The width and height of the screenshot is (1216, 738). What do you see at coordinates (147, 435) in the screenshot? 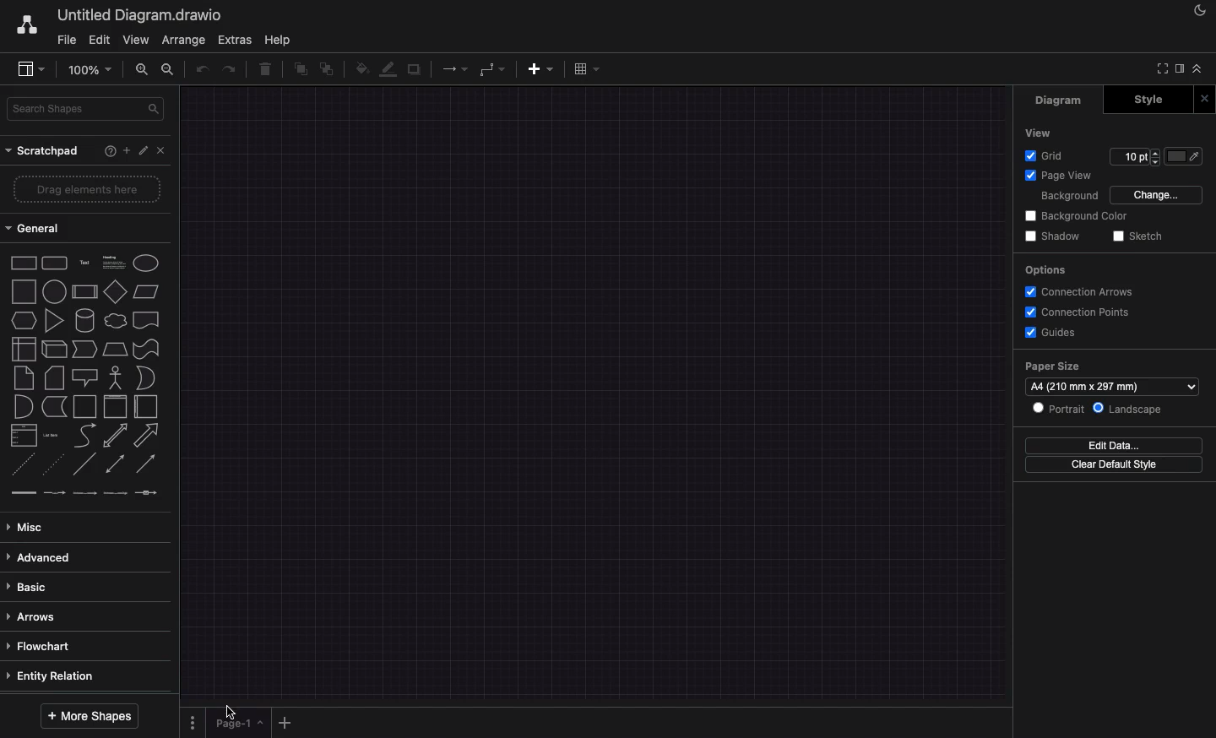
I see `arrow` at bounding box center [147, 435].